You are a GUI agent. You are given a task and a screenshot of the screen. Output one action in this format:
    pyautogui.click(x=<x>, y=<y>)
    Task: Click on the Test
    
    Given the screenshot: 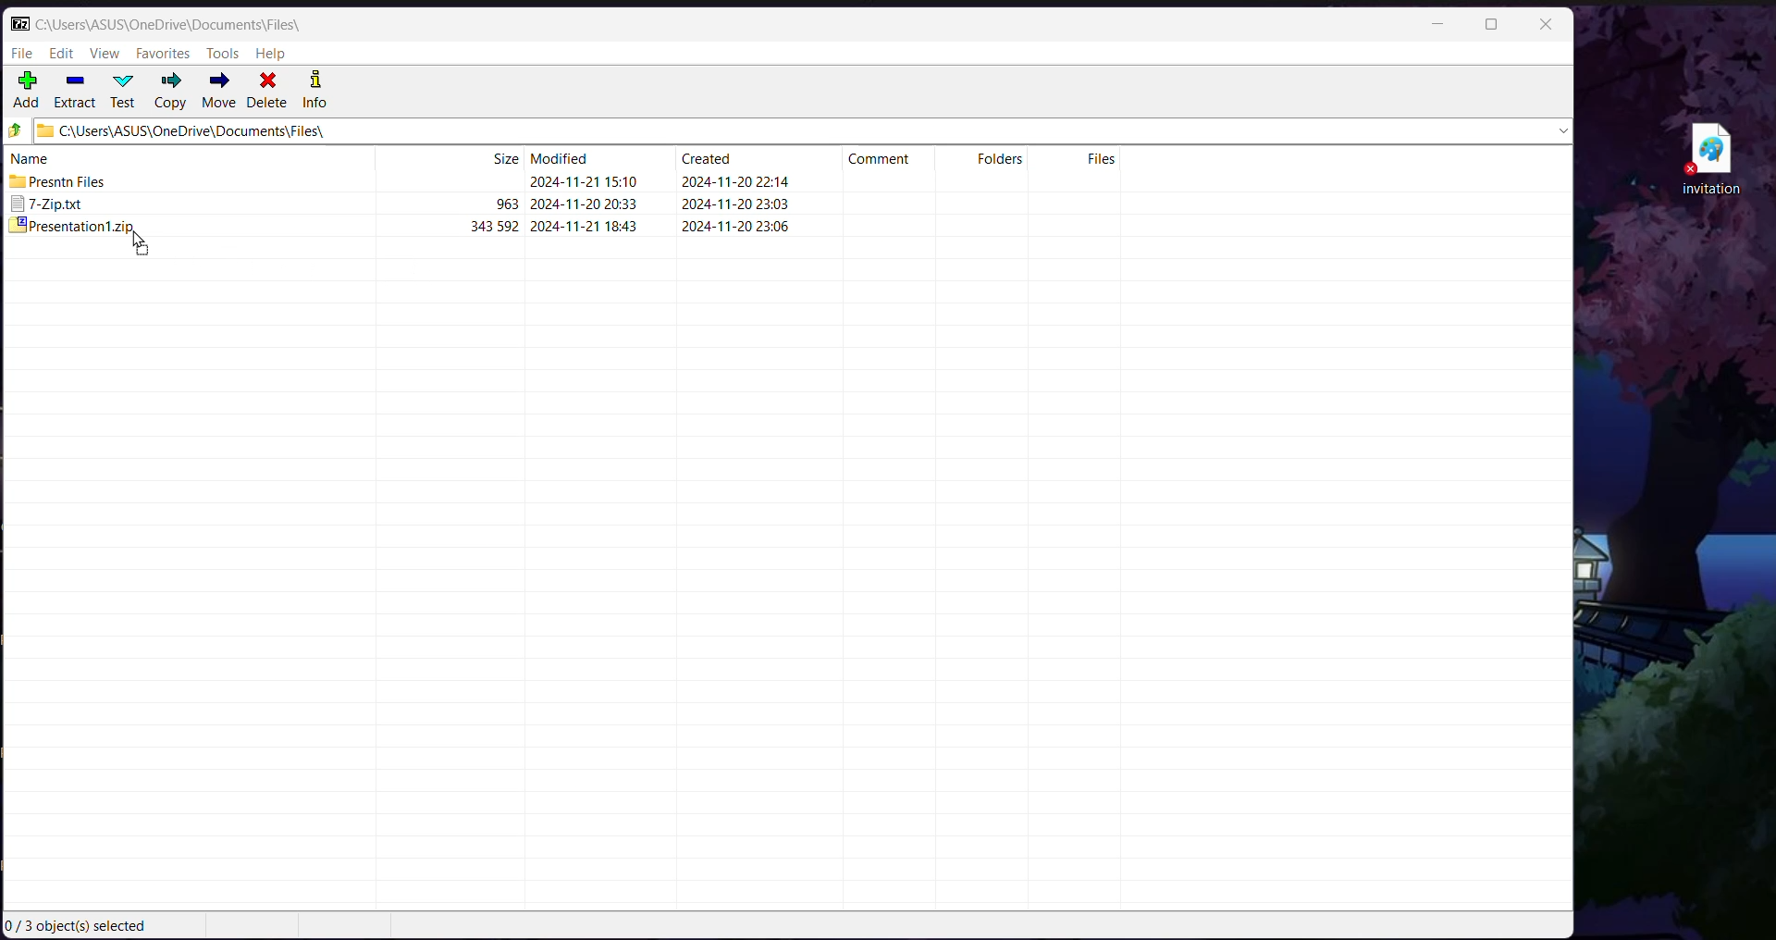 What is the action you would take?
    pyautogui.click(x=125, y=90)
    